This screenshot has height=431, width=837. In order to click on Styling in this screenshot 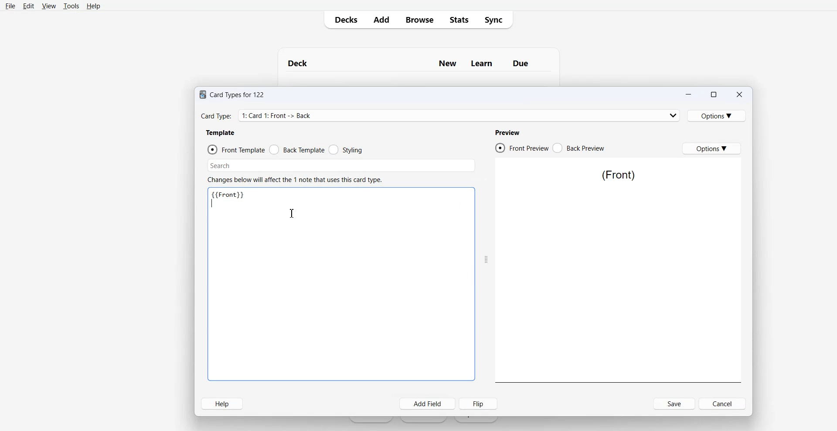, I will do `click(347, 149)`.